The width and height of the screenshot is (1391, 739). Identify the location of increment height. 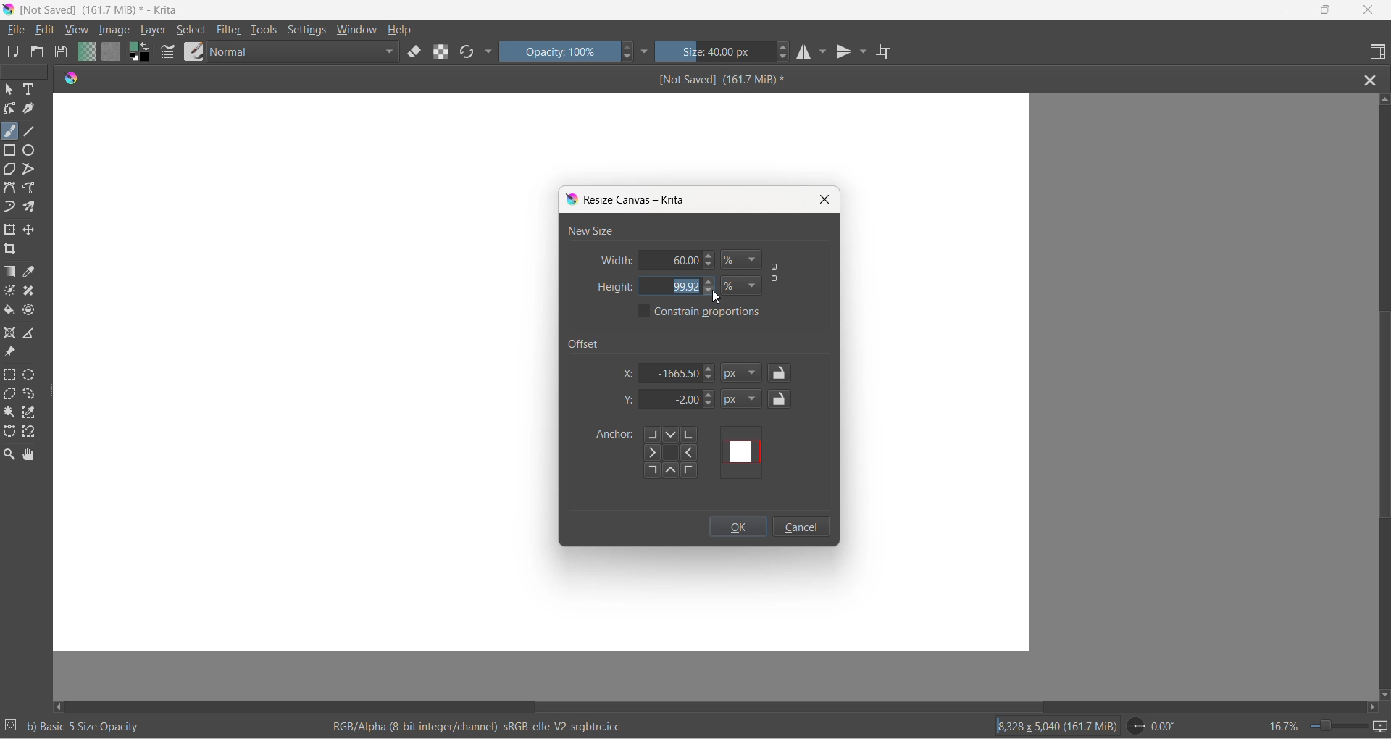
(711, 282).